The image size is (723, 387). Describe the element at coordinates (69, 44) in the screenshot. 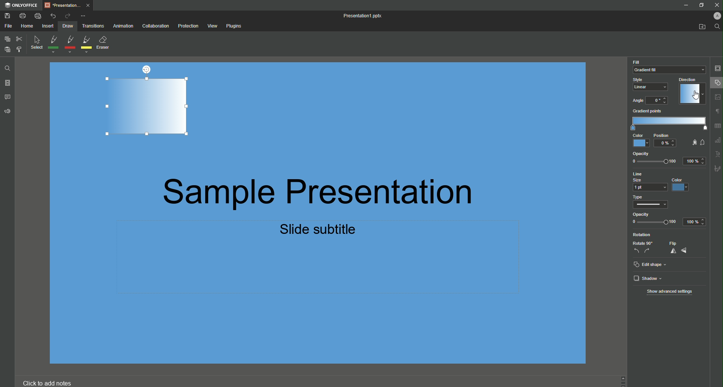

I see `Red` at that location.